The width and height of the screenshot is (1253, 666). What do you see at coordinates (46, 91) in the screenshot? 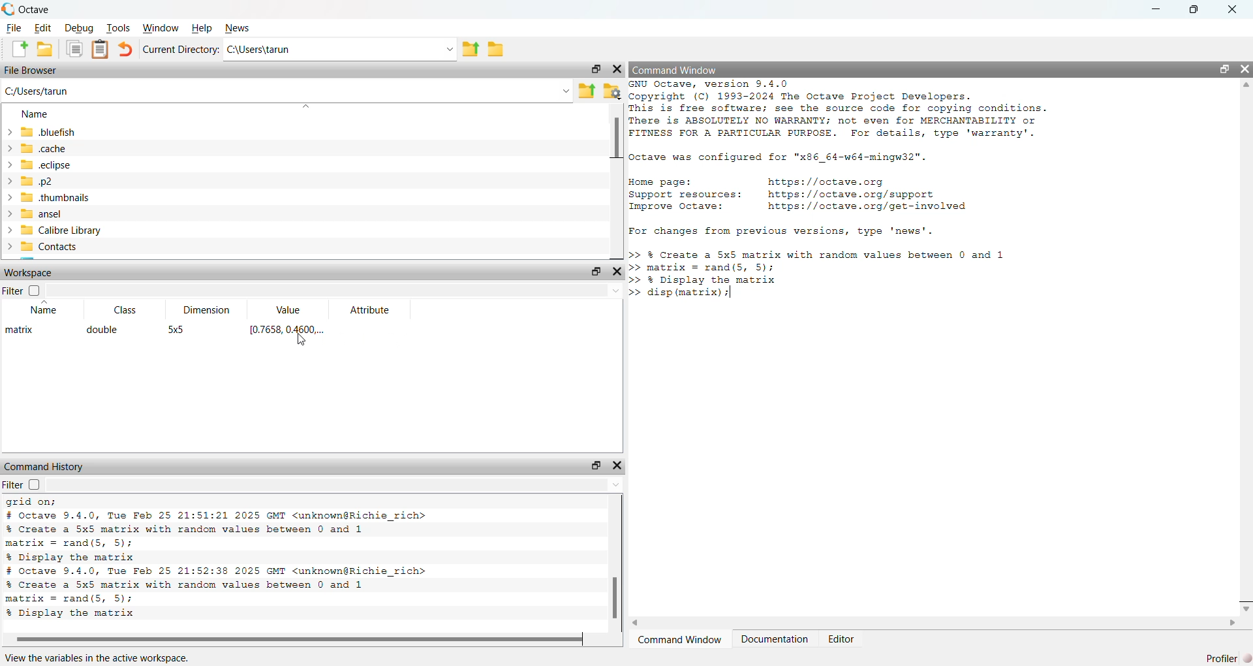
I see `C:/Users/tarun` at bounding box center [46, 91].